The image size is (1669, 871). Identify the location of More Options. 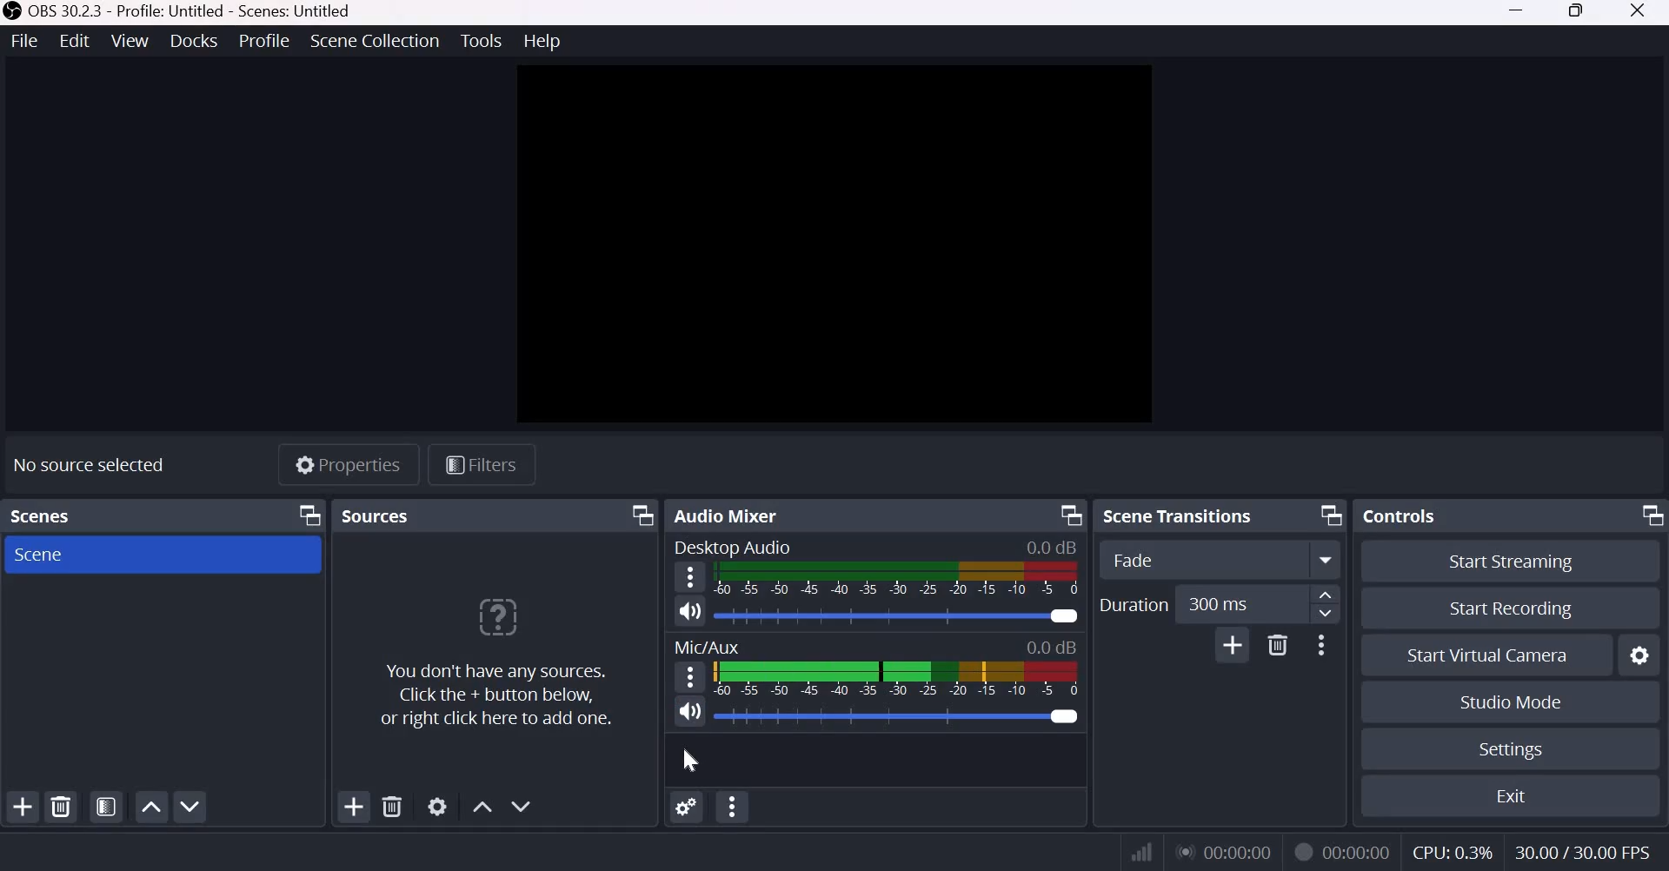
(1320, 644).